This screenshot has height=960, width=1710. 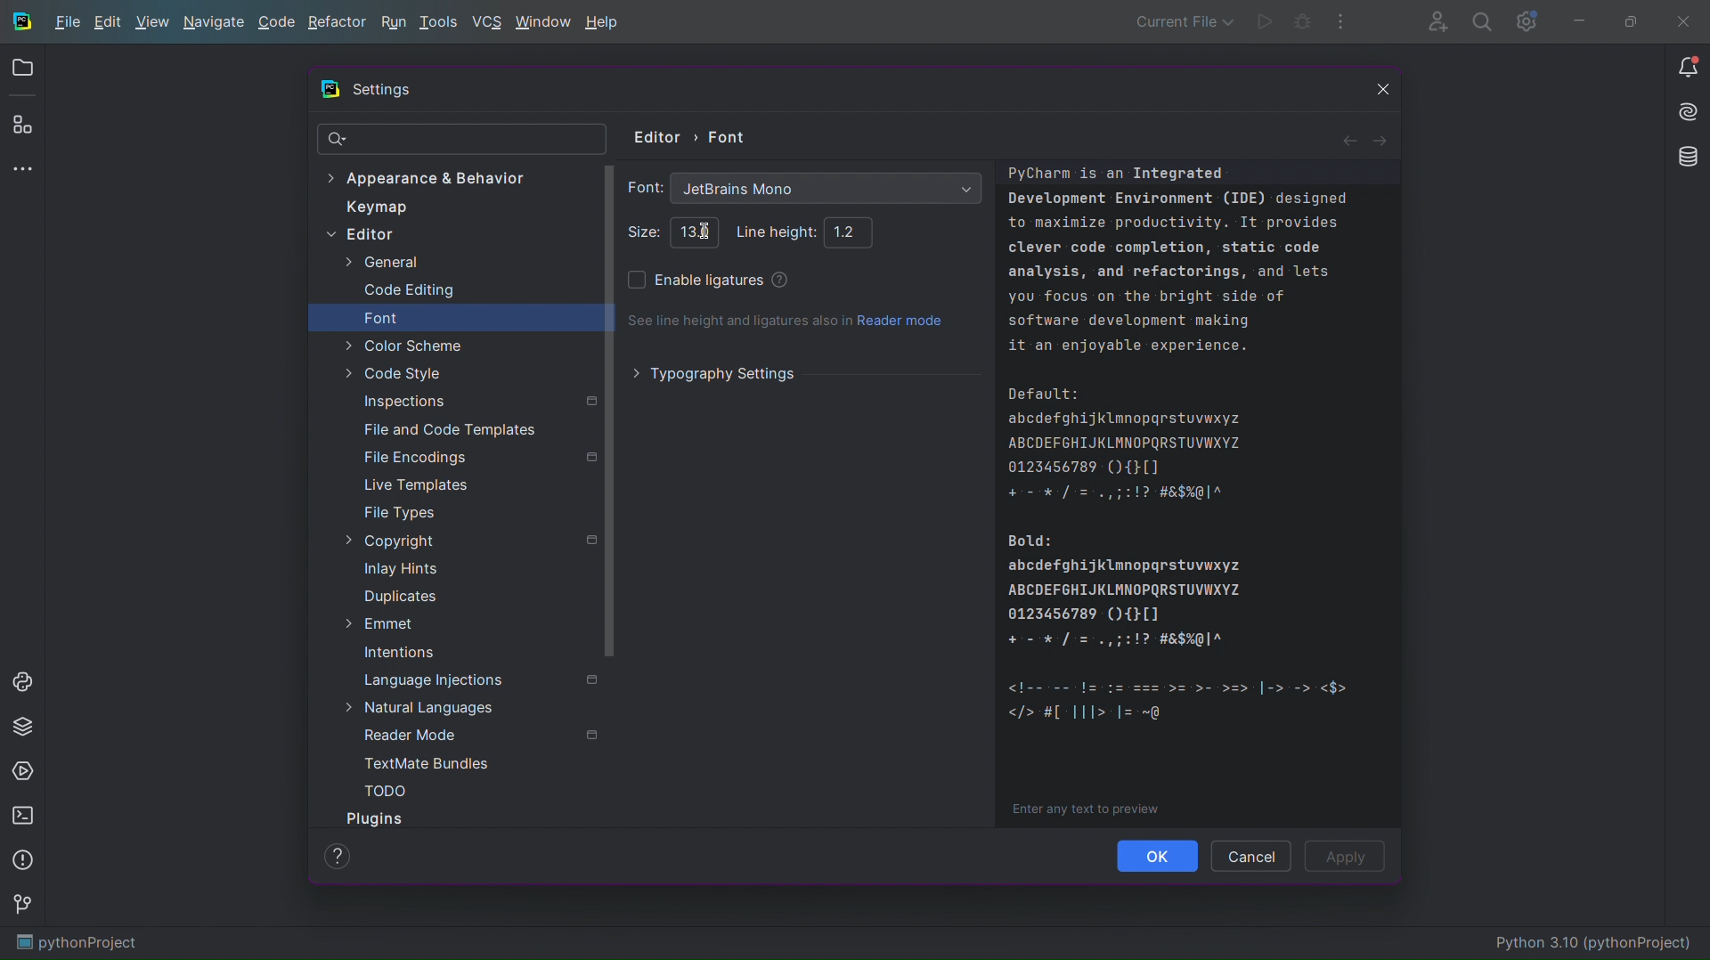 I want to click on Color Scheme, so click(x=403, y=346).